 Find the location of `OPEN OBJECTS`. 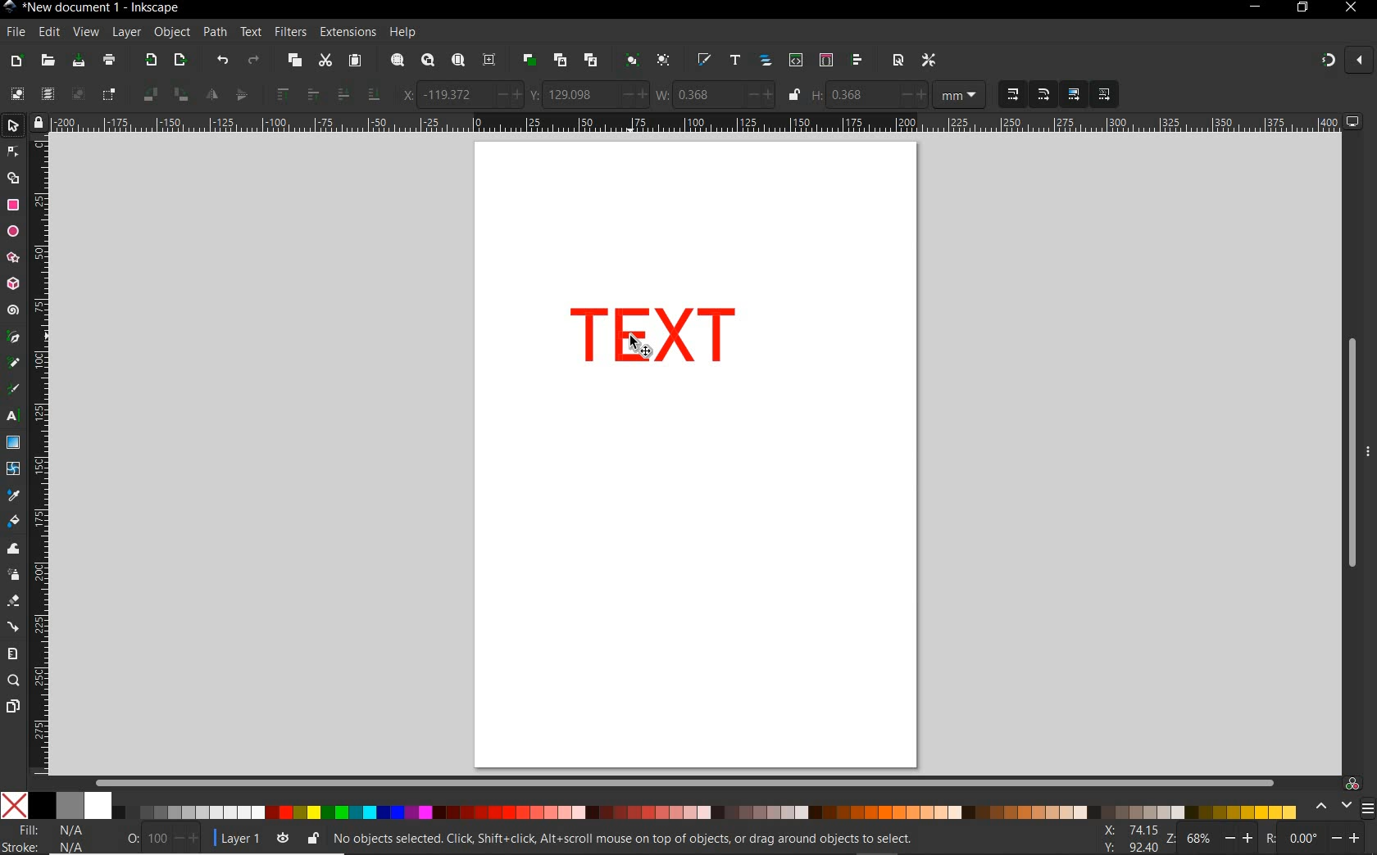

OPEN OBJECTS is located at coordinates (765, 61).